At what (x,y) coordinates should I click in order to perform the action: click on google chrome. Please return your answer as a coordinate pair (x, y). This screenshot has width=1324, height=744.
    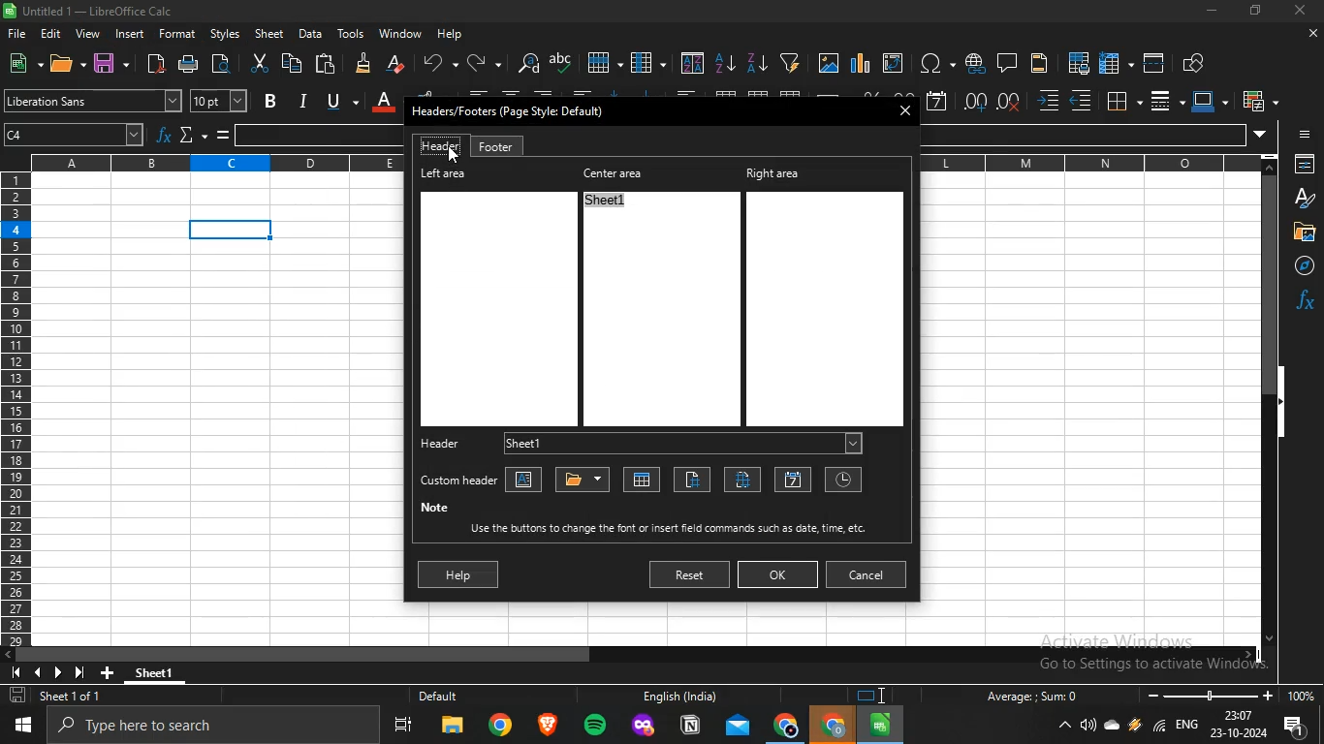
    Looking at the image, I should click on (834, 726).